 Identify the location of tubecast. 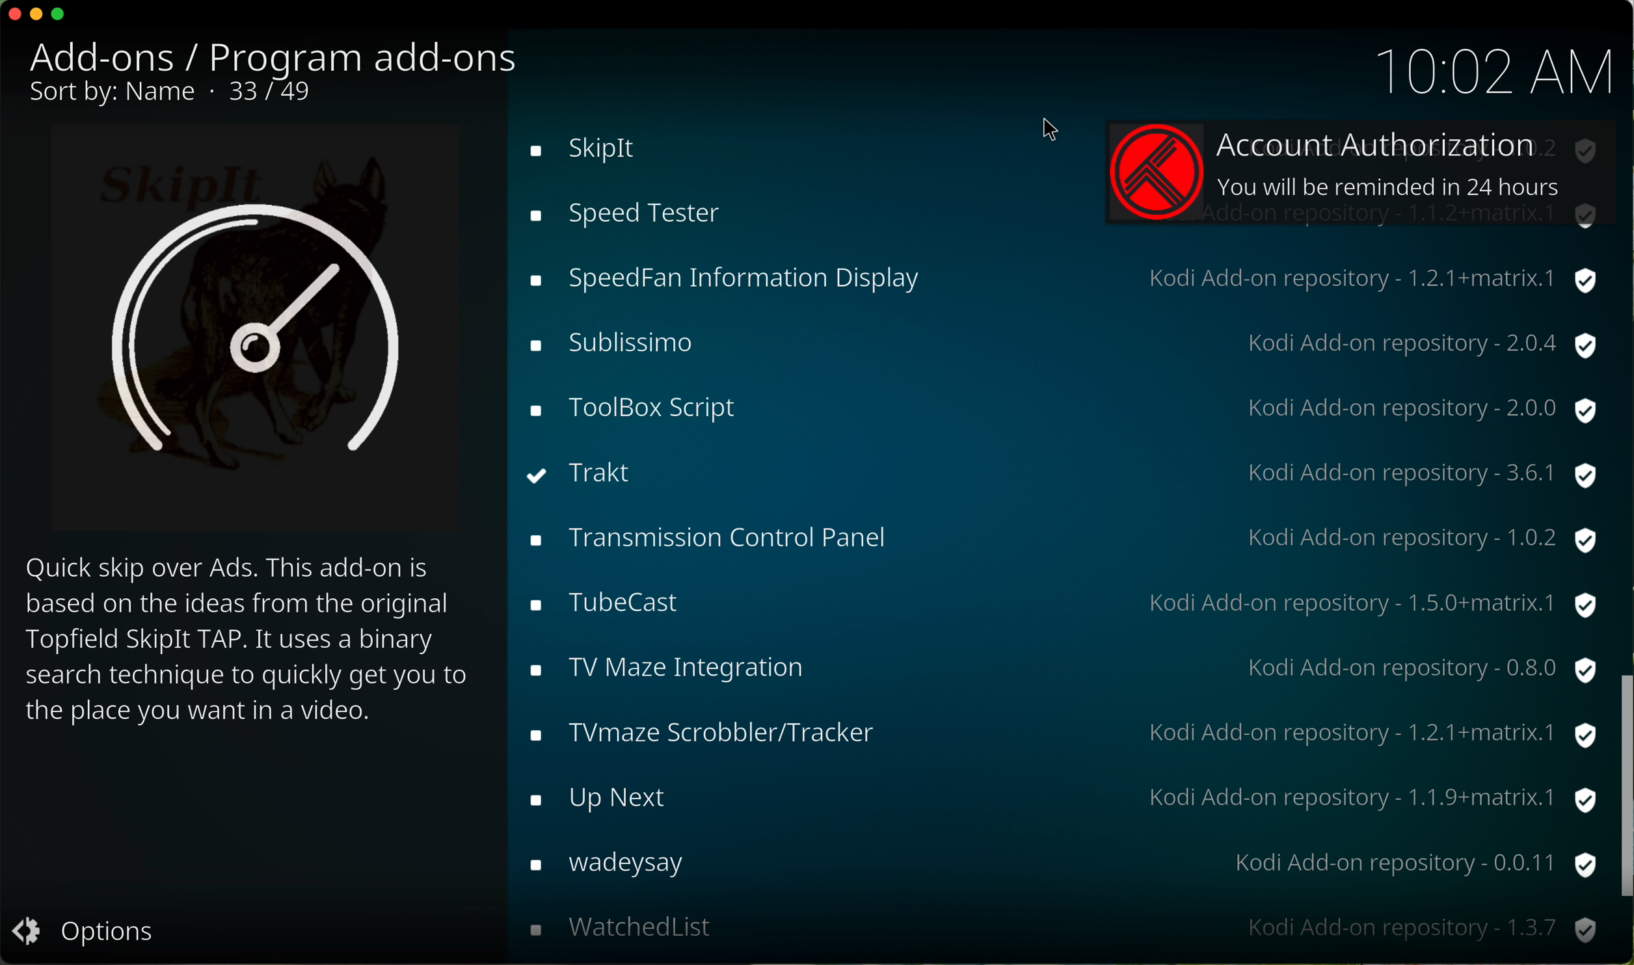
(1059, 347).